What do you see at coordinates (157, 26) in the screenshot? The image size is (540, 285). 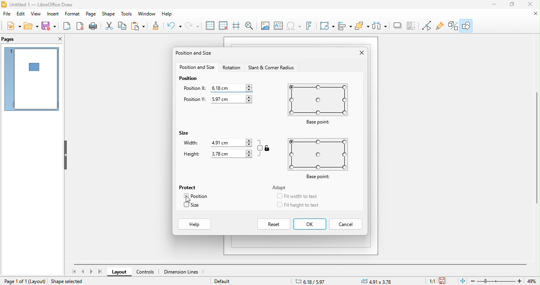 I see `clone formatting` at bounding box center [157, 26].